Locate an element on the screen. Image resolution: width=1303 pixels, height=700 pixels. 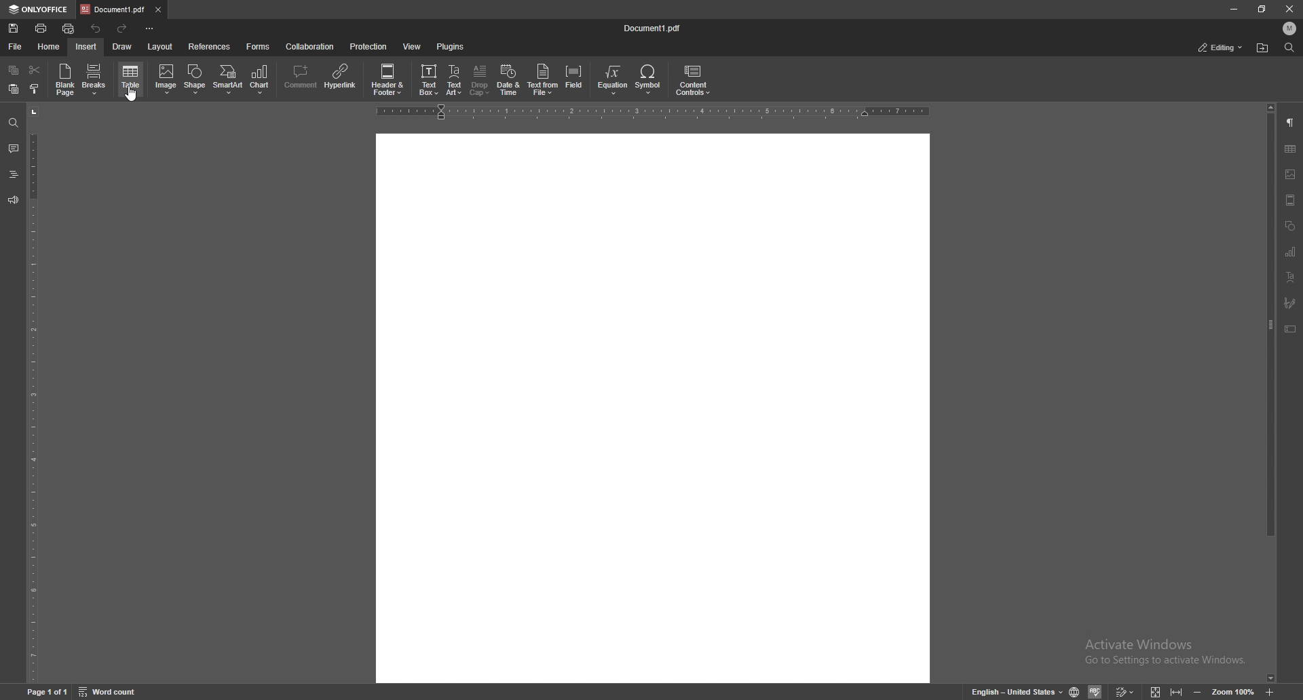
layout is located at coordinates (160, 47).